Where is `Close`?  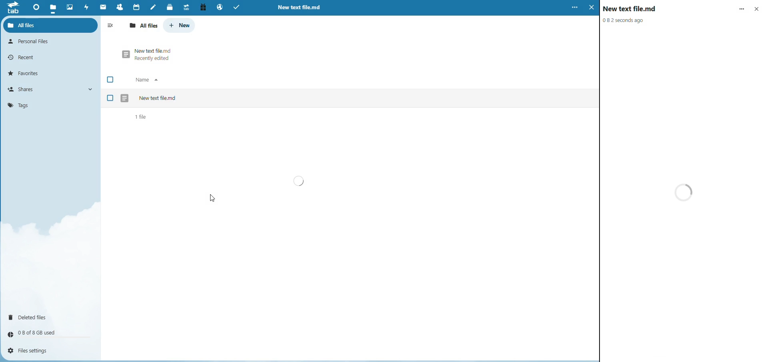
Close is located at coordinates (591, 8).